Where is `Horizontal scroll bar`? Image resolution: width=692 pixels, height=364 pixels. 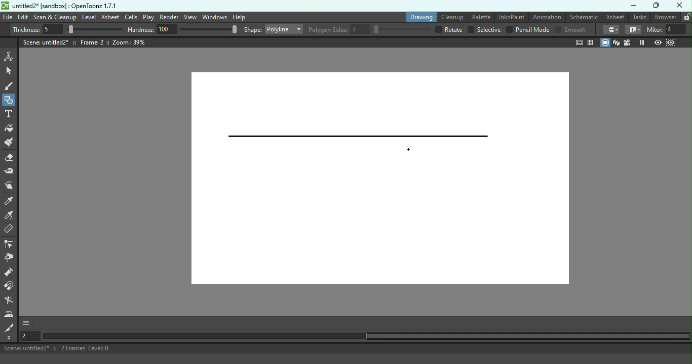
Horizontal scroll bar is located at coordinates (366, 336).